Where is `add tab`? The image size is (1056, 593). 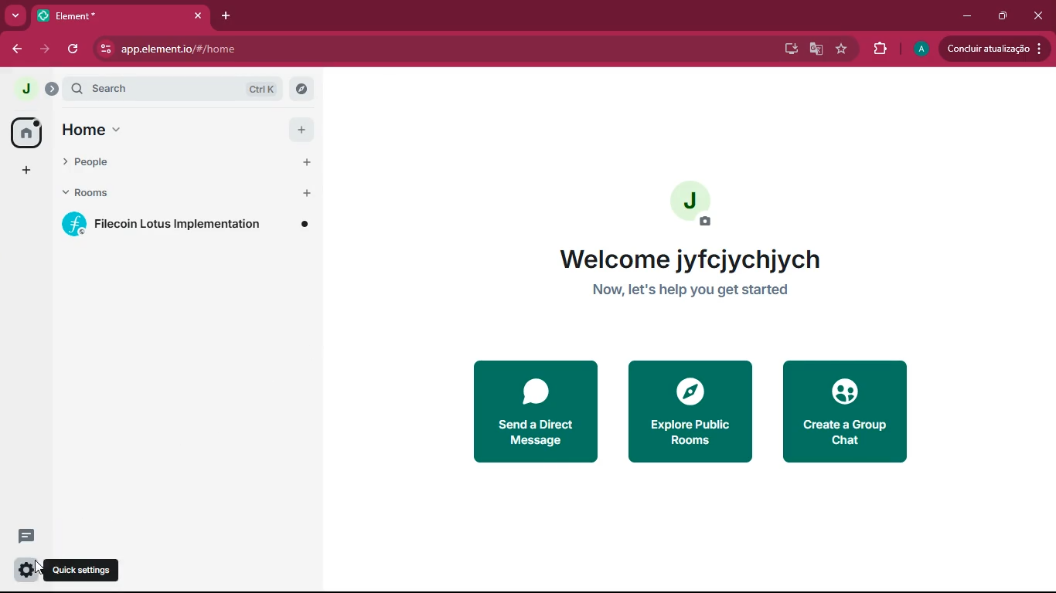
add tab is located at coordinates (225, 16).